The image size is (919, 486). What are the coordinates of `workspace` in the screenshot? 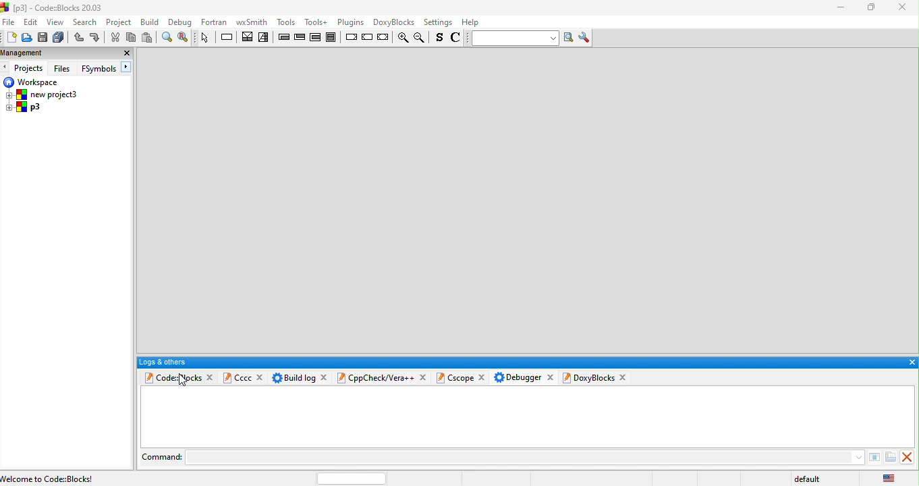 It's located at (32, 82).